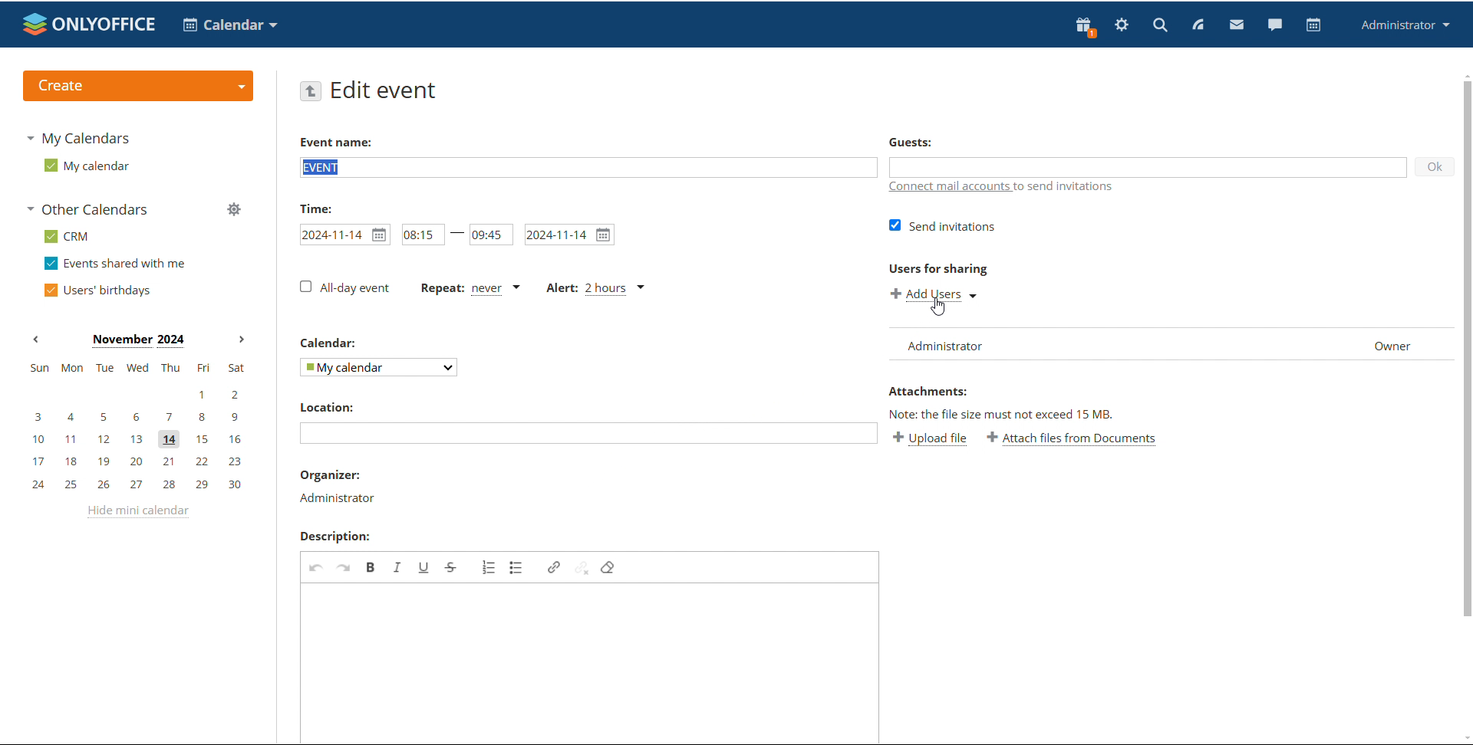 Image resolution: width=1473 pixels, height=745 pixels. Describe the element at coordinates (87, 165) in the screenshot. I see `my calendar` at that location.